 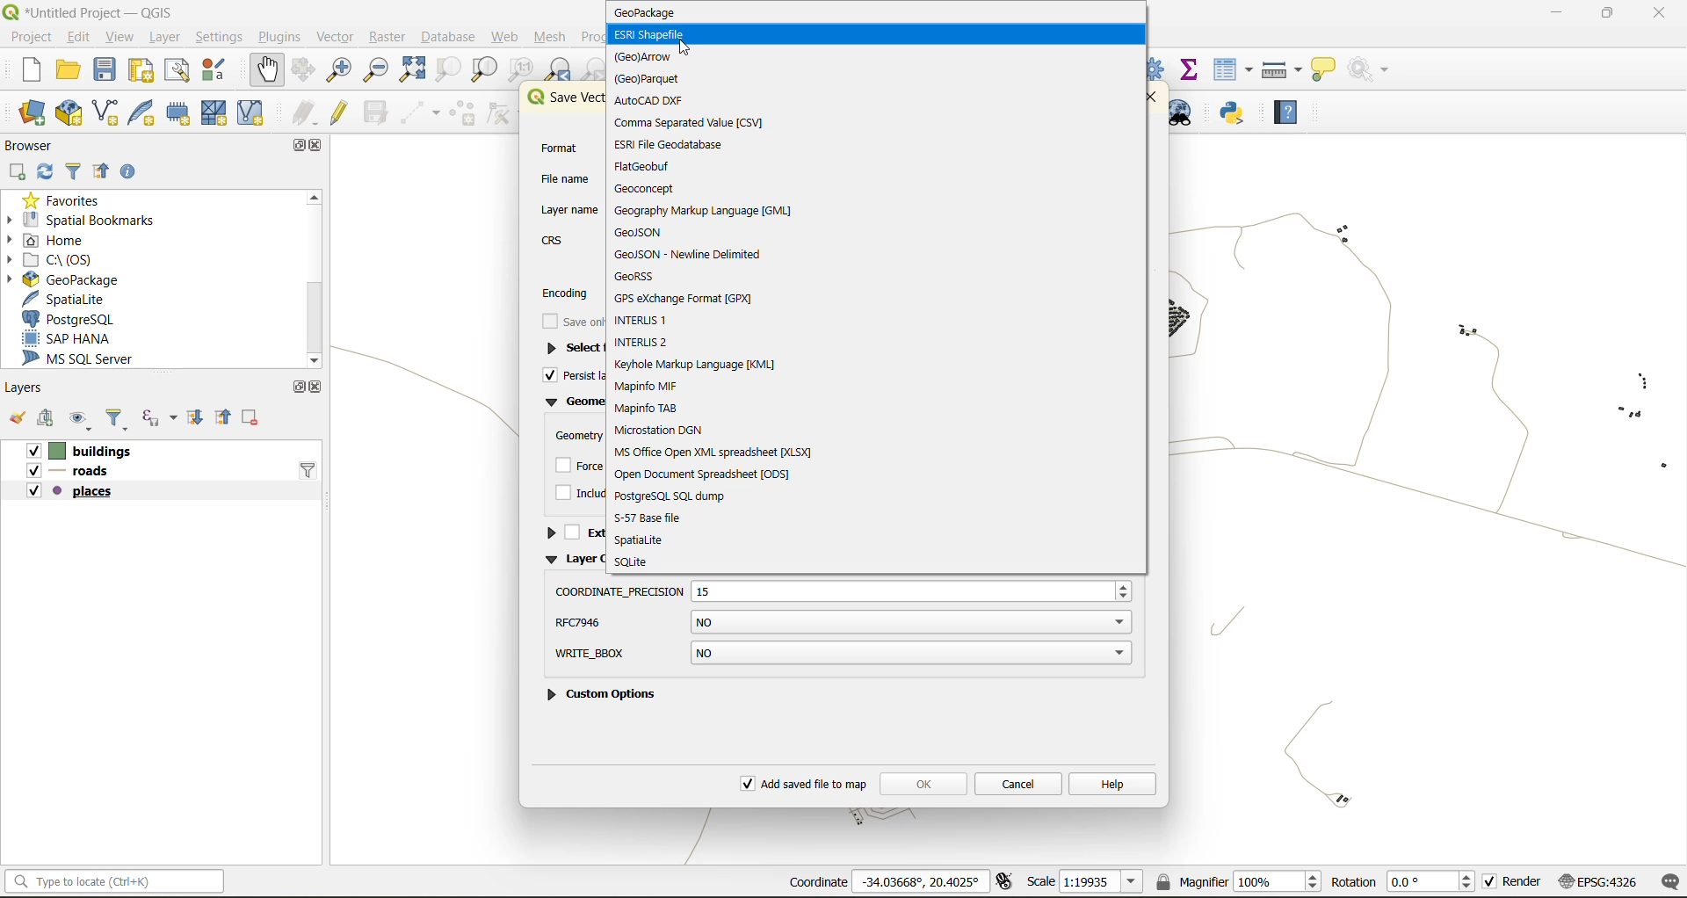 What do you see at coordinates (221, 73) in the screenshot?
I see `style manager` at bounding box center [221, 73].